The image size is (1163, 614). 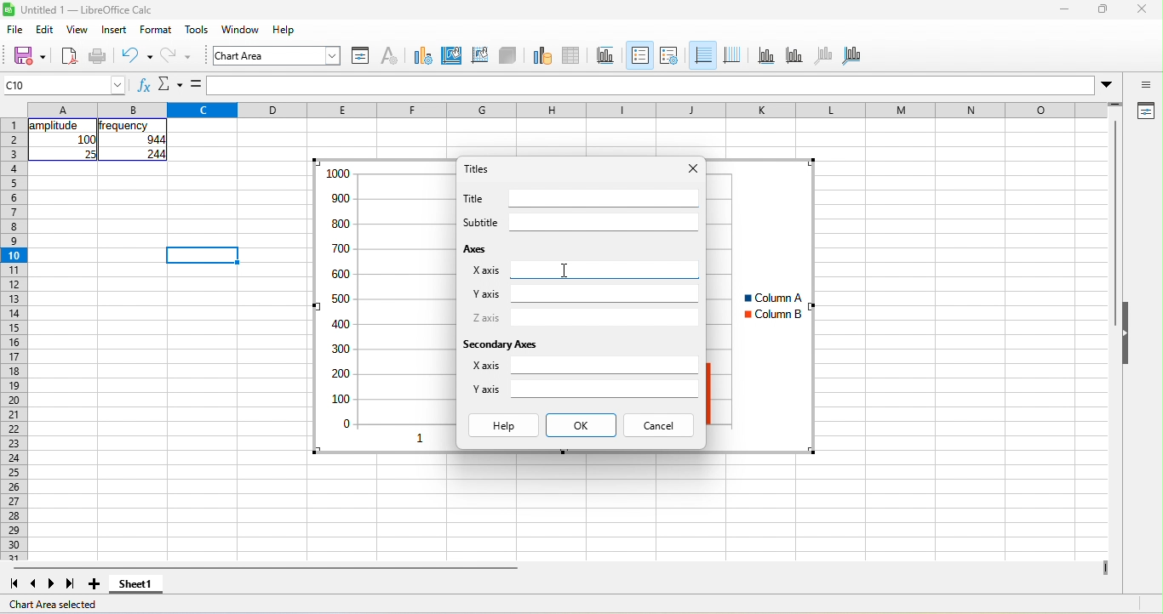 I want to click on data range, so click(x=542, y=56).